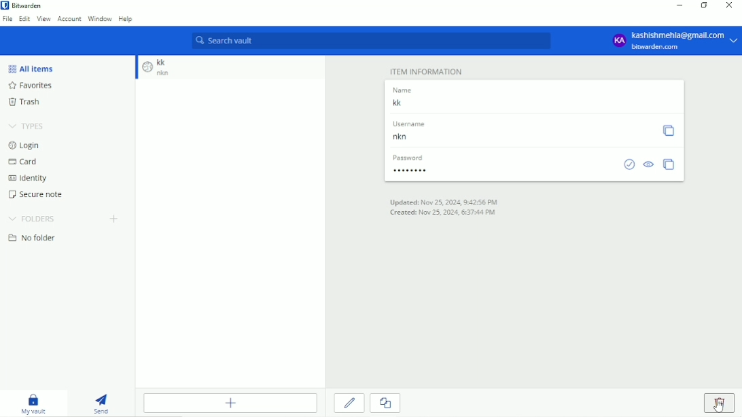 The width and height of the screenshot is (742, 417). What do you see at coordinates (7, 19) in the screenshot?
I see `File` at bounding box center [7, 19].